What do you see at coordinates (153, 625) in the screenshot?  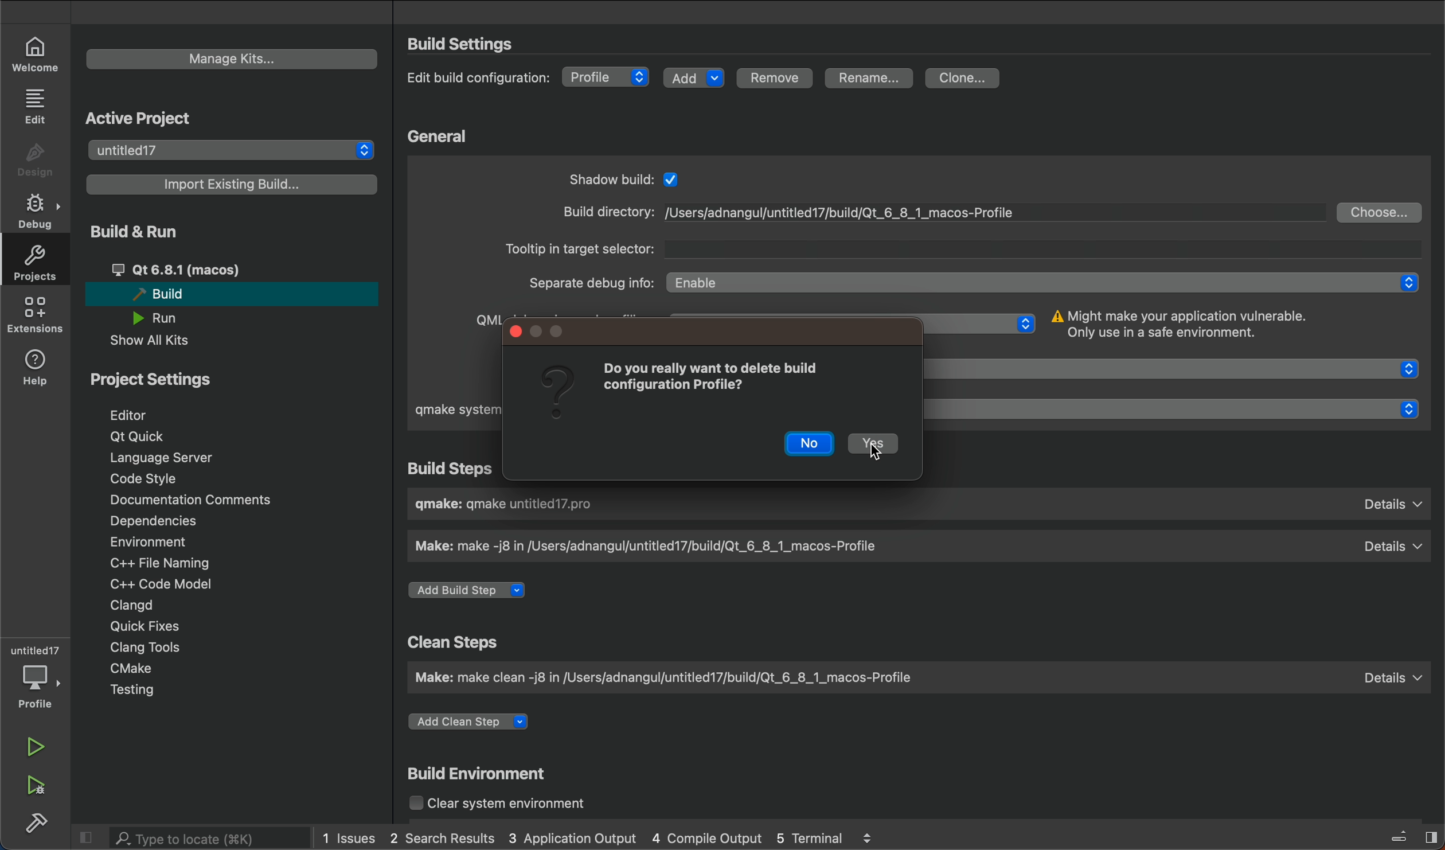 I see `quick fixes` at bounding box center [153, 625].